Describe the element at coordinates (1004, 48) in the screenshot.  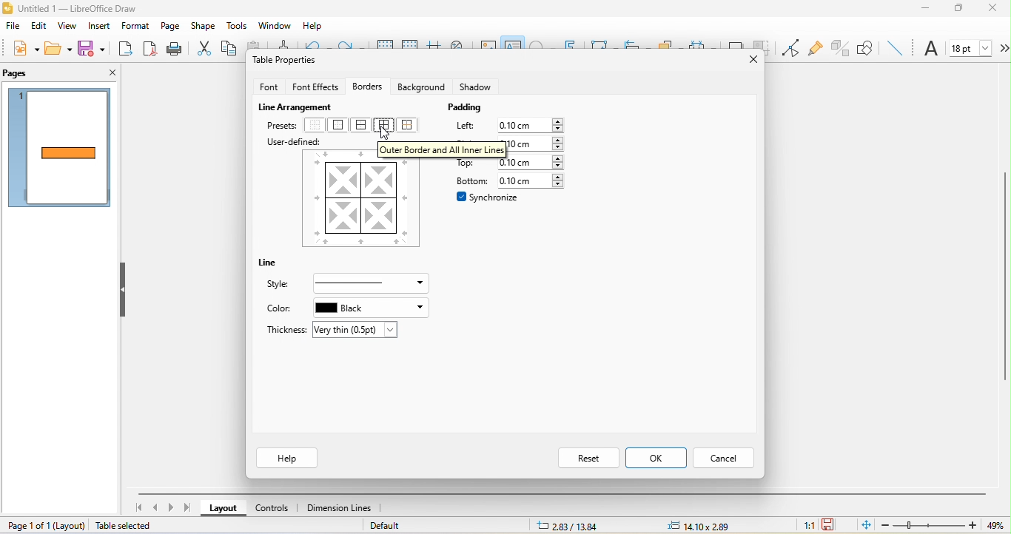
I see `more options` at that location.